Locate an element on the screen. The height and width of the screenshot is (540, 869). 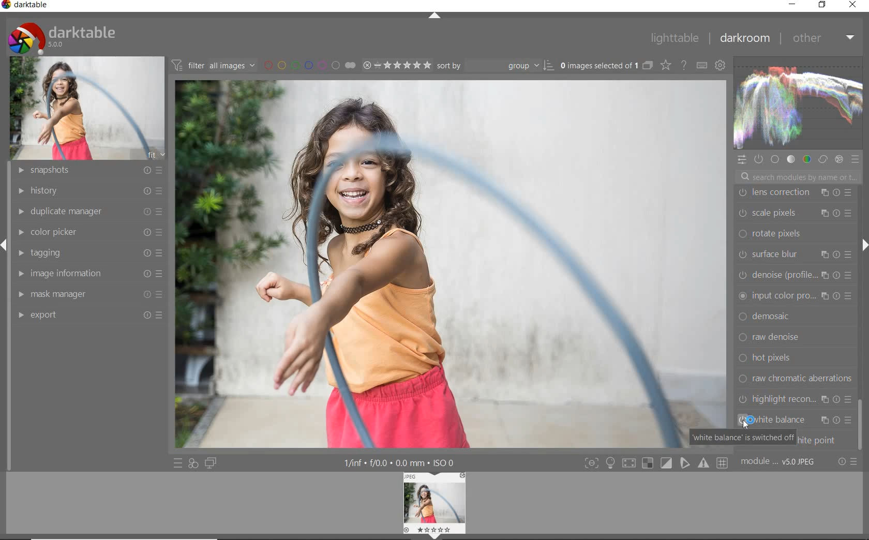
image is located at coordinates (88, 107).